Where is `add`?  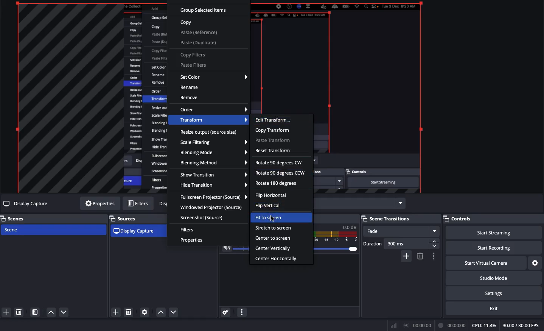 add is located at coordinates (116, 312).